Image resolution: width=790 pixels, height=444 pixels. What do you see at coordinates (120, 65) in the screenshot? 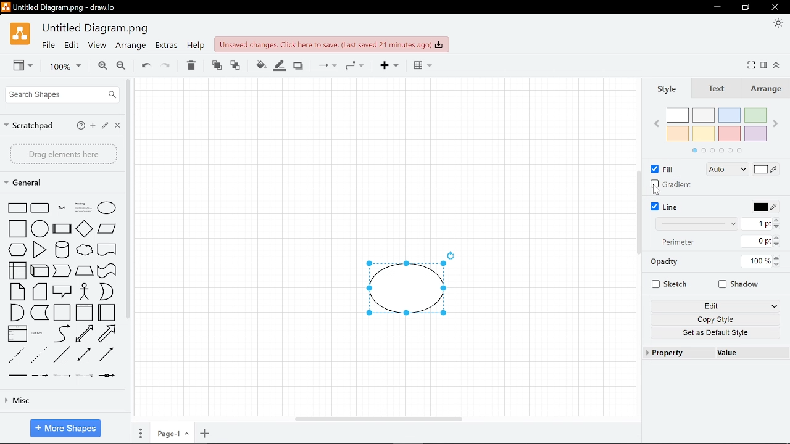
I see `Zoom out` at bounding box center [120, 65].